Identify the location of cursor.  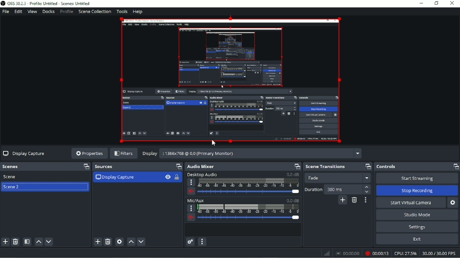
(214, 143).